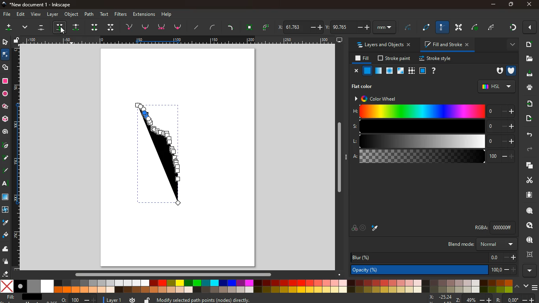 The image size is (539, 303). Describe the element at coordinates (79, 298) in the screenshot. I see `zoom` at that location.